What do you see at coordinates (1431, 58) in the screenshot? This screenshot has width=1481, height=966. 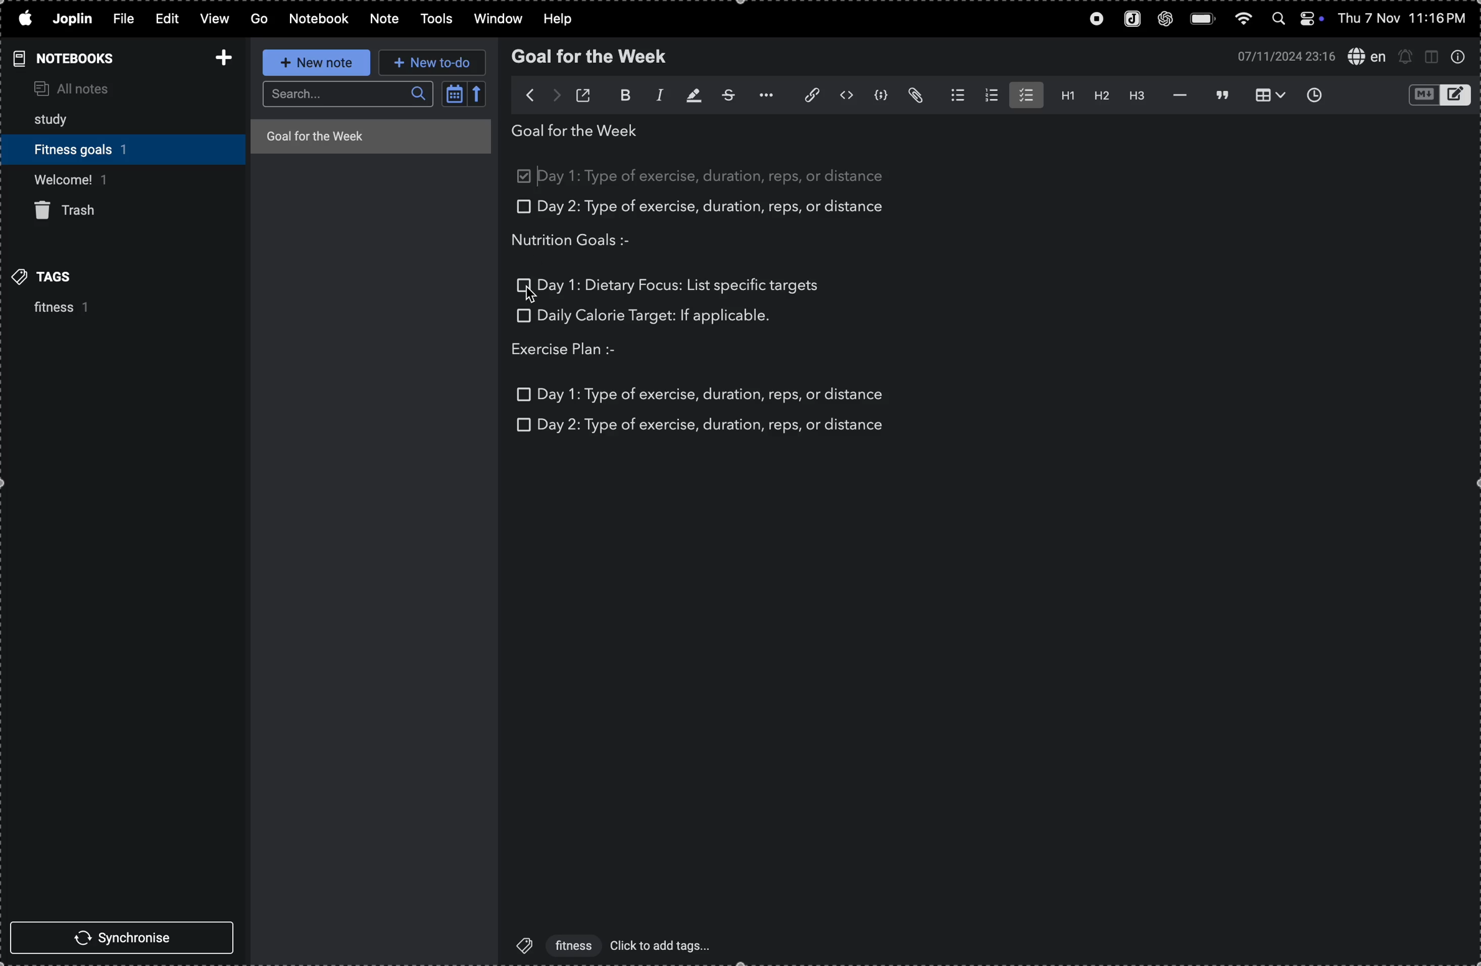 I see `toggle editor layout` at bounding box center [1431, 58].